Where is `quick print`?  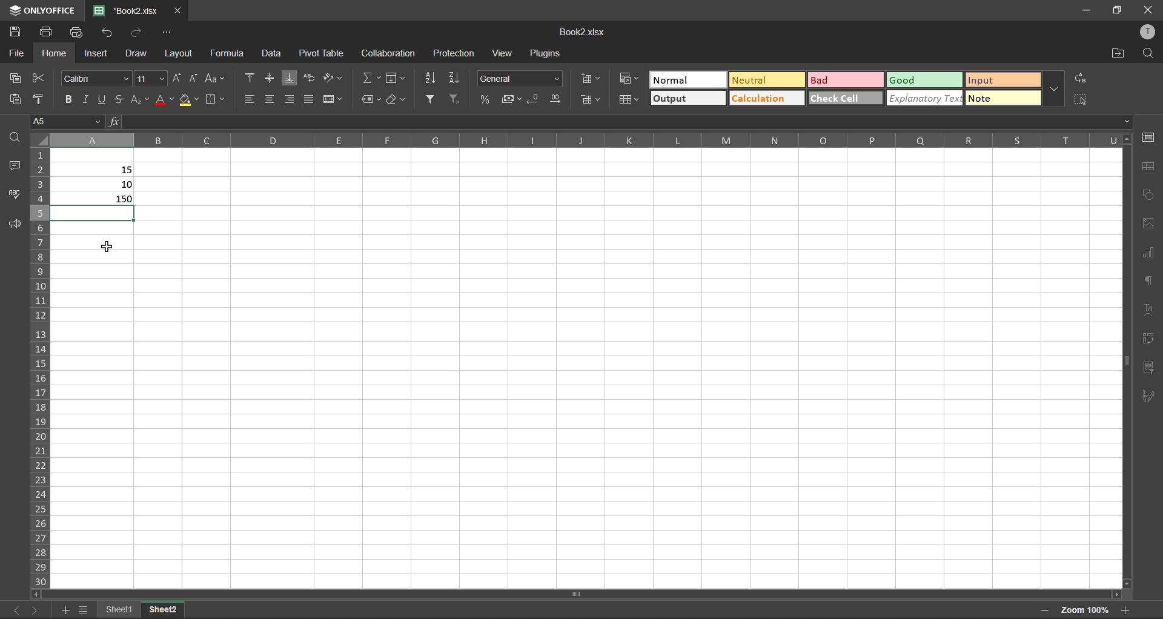
quick print is located at coordinates (79, 32).